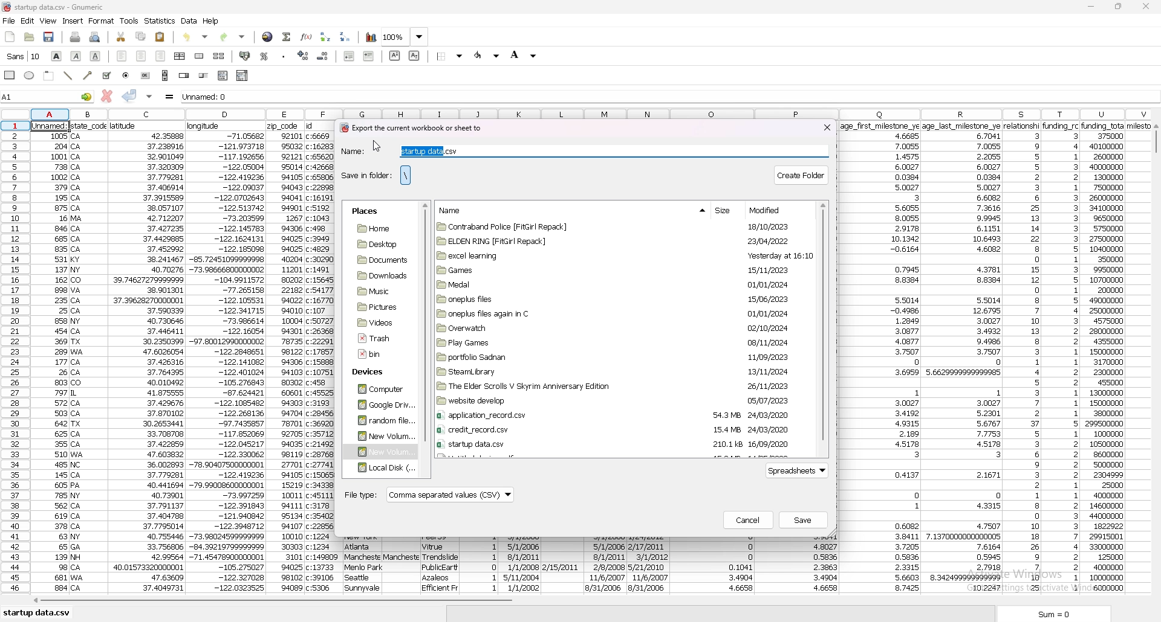  What do you see at coordinates (377, 322) in the screenshot?
I see `folder` at bounding box center [377, 322].